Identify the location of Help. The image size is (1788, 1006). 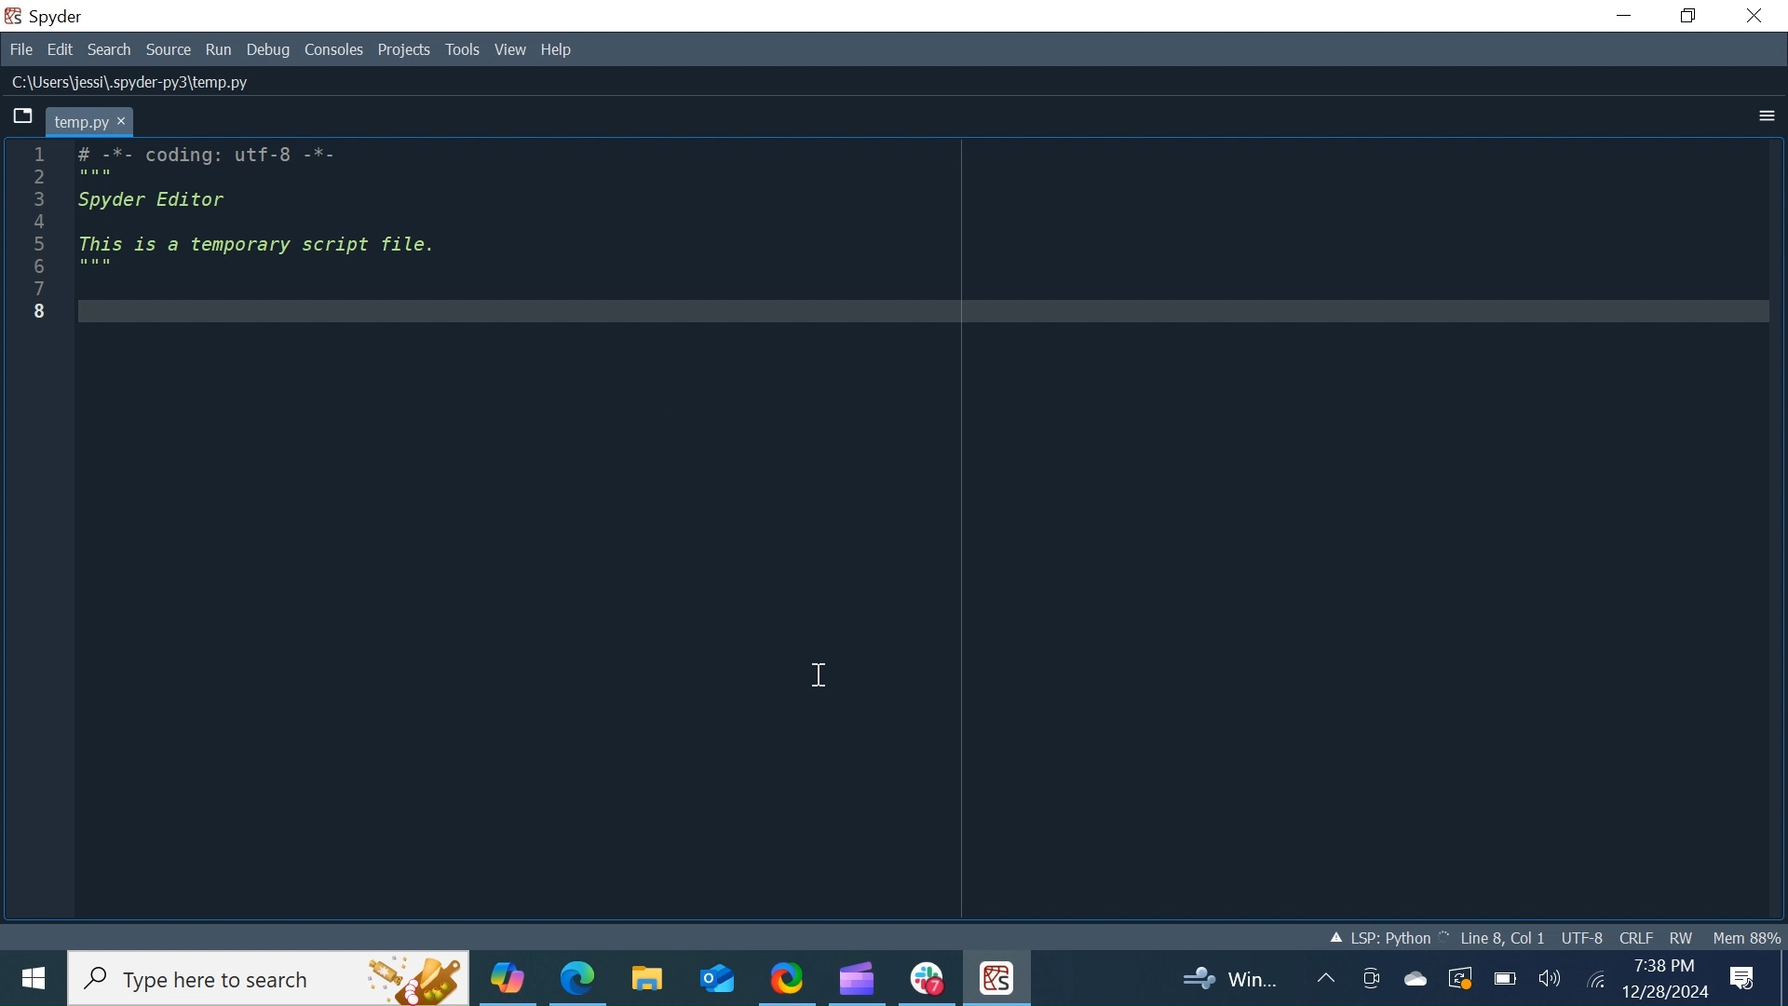
(560, 50).